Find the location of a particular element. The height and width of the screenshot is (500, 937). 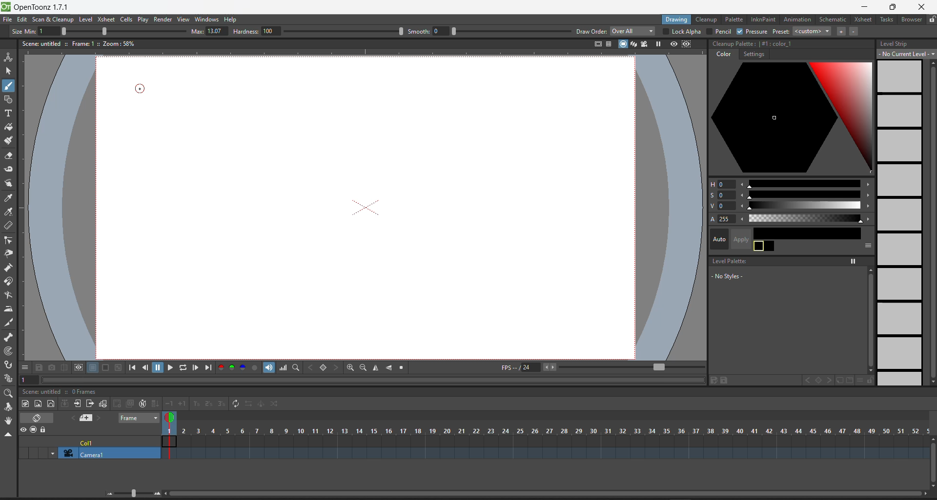

slider is located at coordinates (805, 184).